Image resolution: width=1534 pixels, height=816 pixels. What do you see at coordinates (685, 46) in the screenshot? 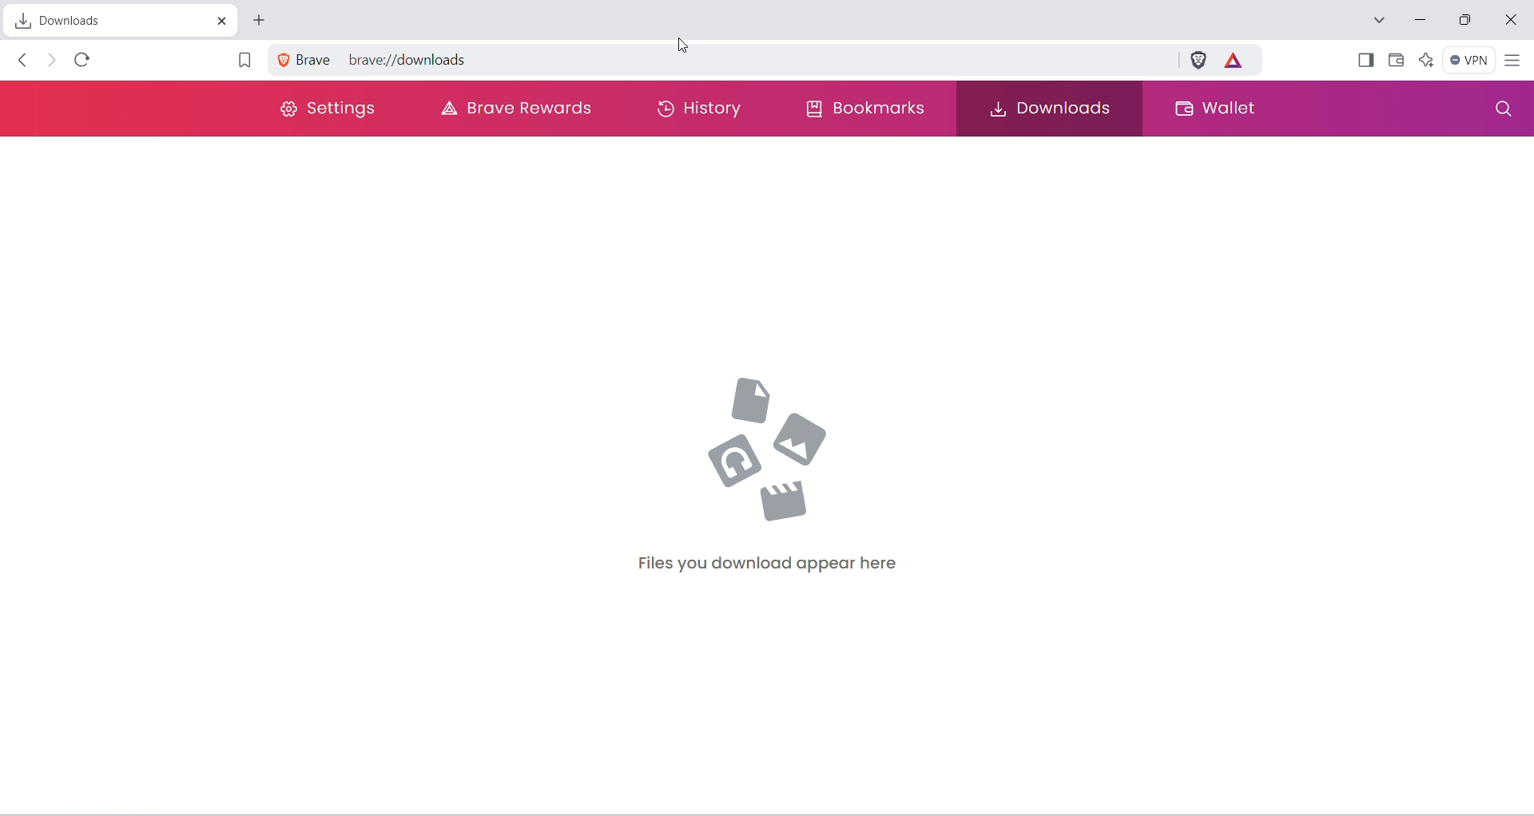
I see `cursor` at bounding box center [685, 46].